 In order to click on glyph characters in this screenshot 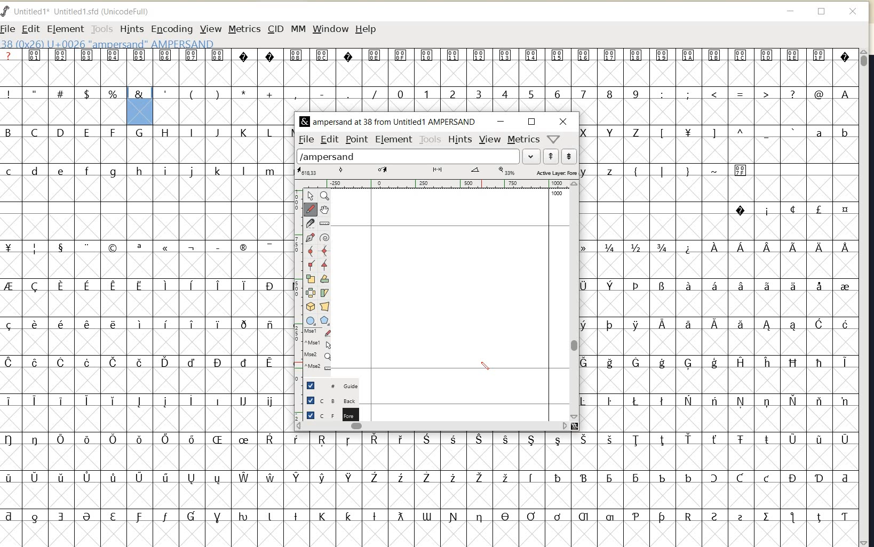, I will do `click(205, 331)`.